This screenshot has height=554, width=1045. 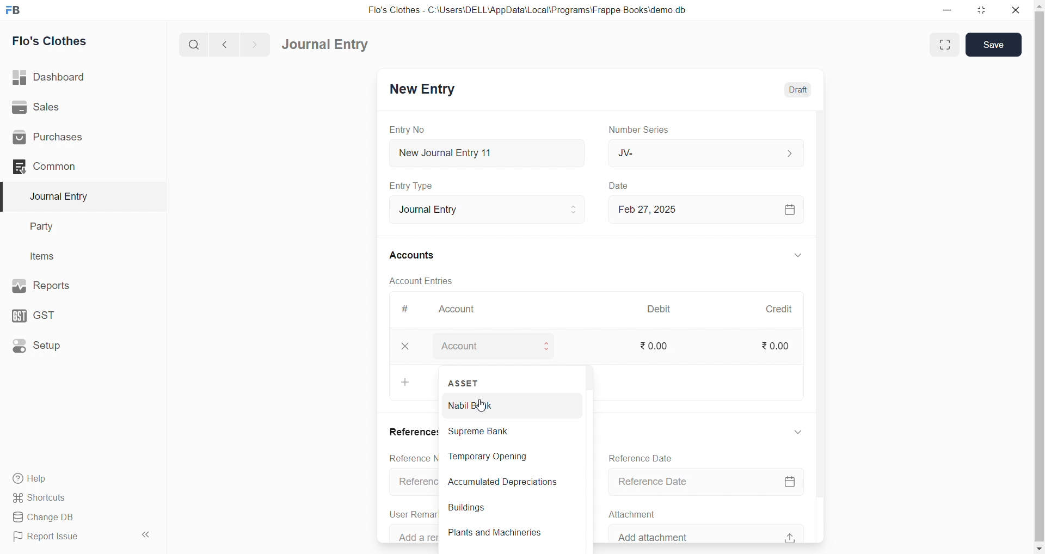 I want to click on Journal Entry, so click(x=494, y=210).